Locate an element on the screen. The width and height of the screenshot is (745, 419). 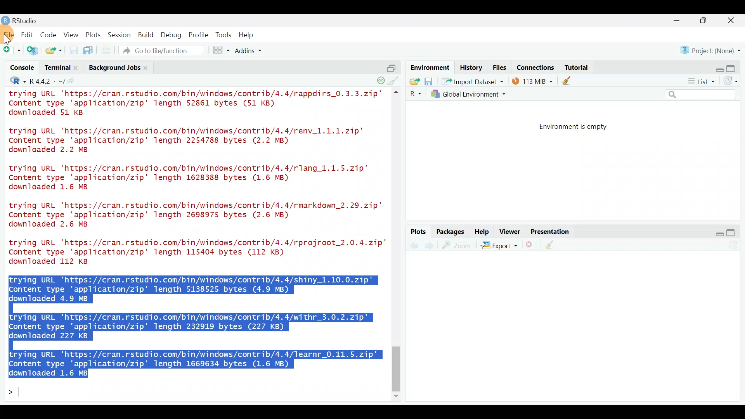
maximize is located at coordinates (734, 232).